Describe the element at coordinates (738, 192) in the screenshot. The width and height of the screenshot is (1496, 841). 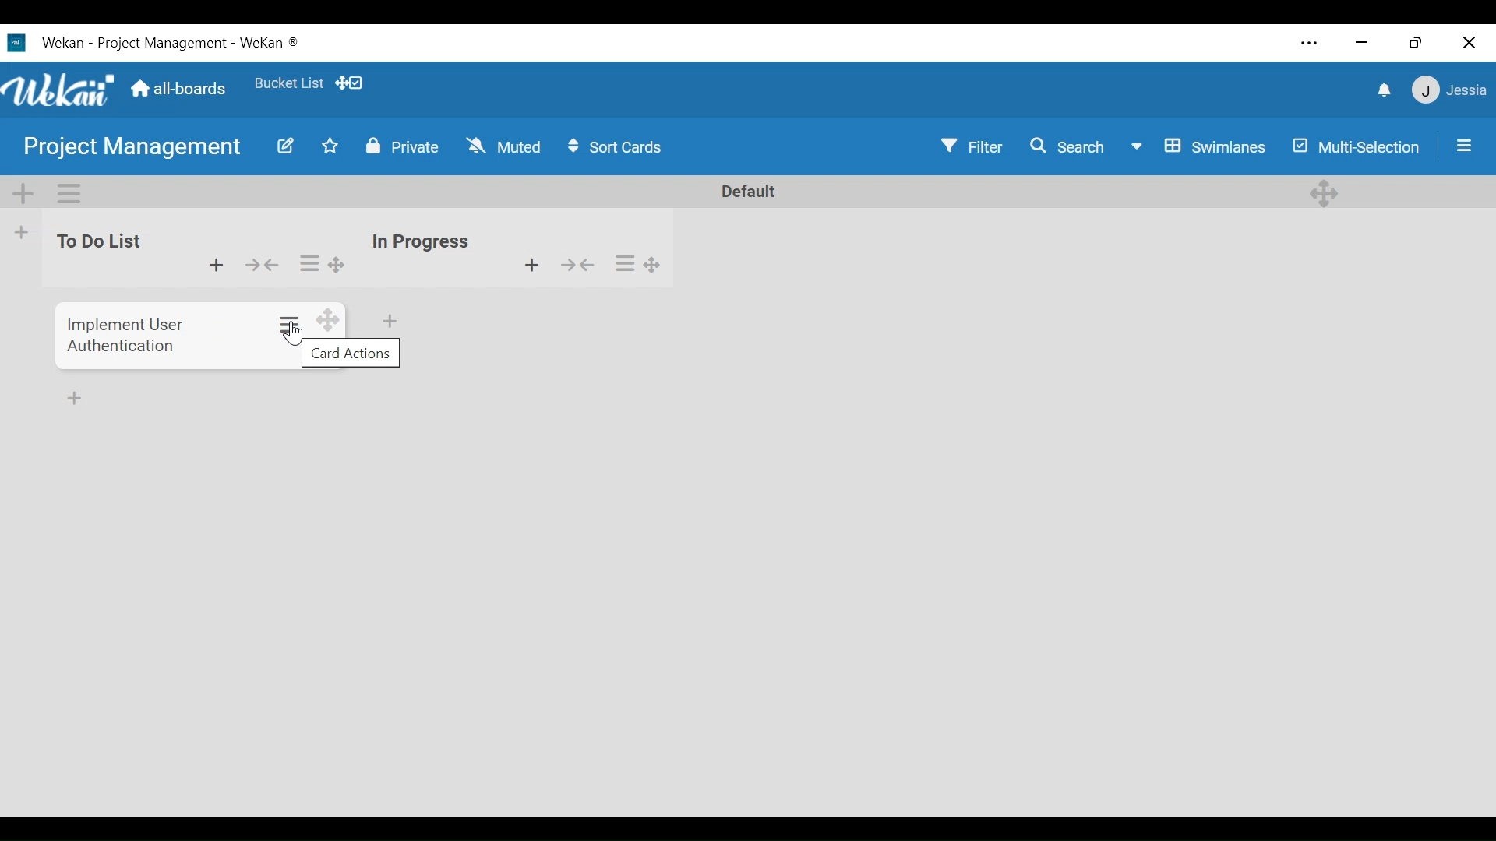
I see `default` at that location.